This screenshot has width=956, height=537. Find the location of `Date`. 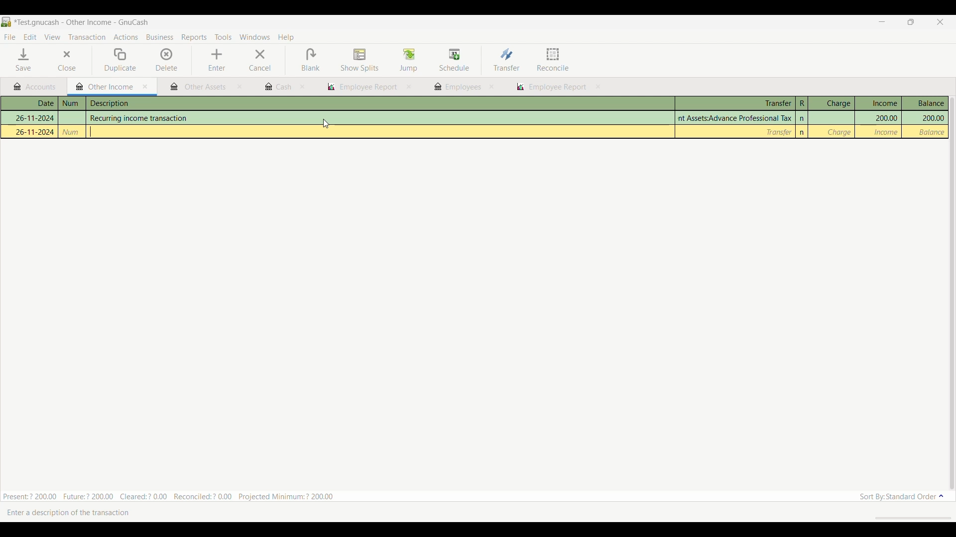

Date is located at coordinates (35, 103).